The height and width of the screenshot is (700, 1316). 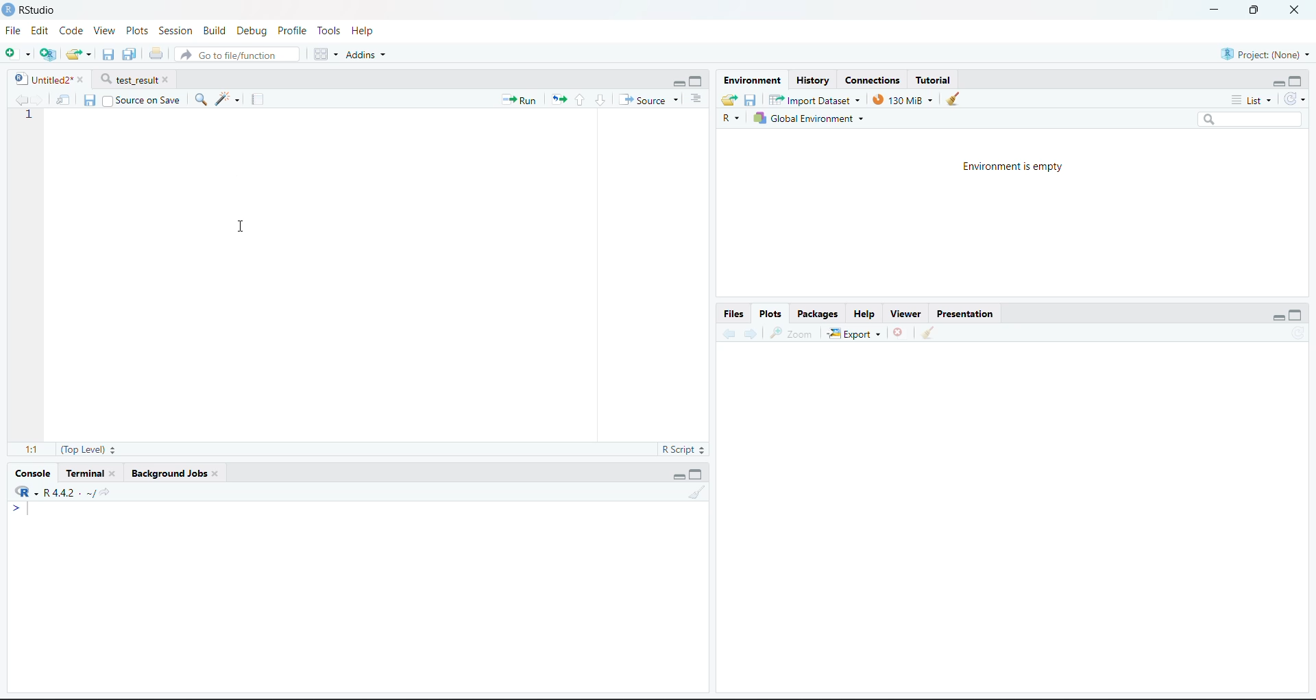 What do you see at coordinates (818, 312) in the screenshot?
I see `Packages` at bounding box center [818, 312].